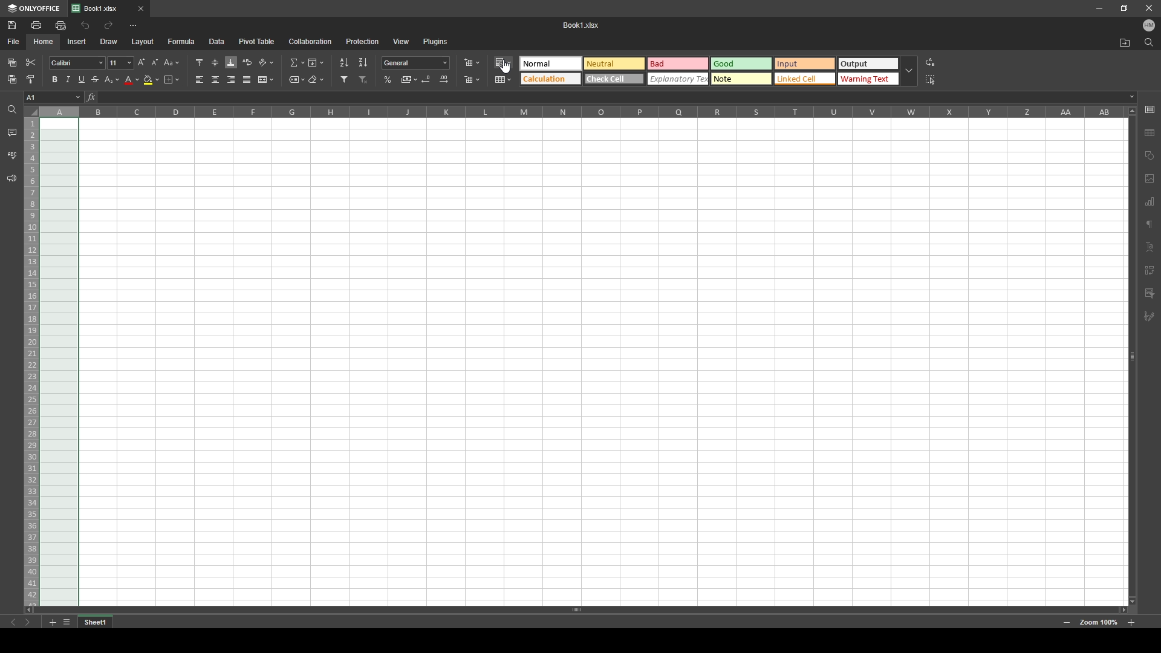 Image resolution: width=1161 pixels, height=653 pixels. What do you see at coordinates (96, 80) in the screenshot?
I see `strikethrough` at bounding box center [96, 80].